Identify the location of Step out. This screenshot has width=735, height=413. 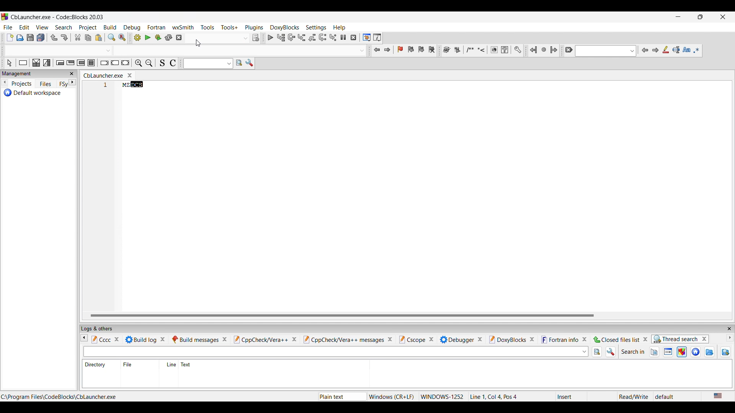
(312, 37).